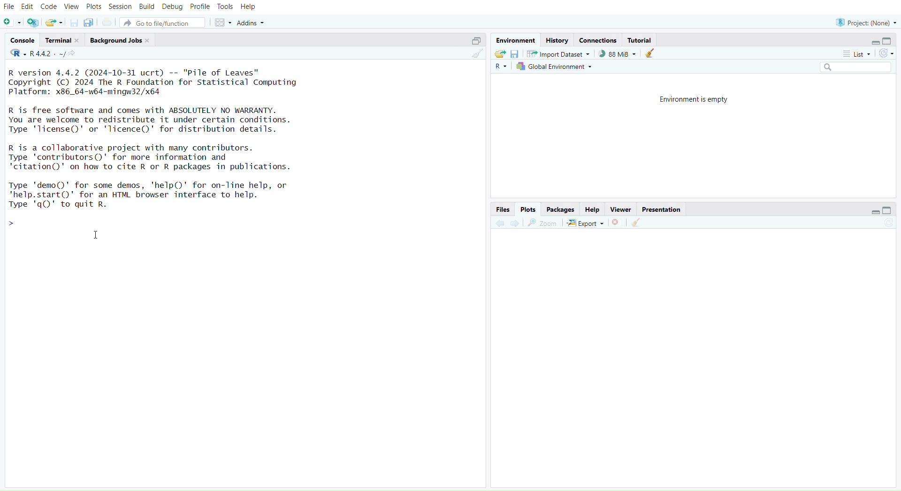  Describe the element at coordinates (598, 41) in the screenshot. I see `connections` at that location.